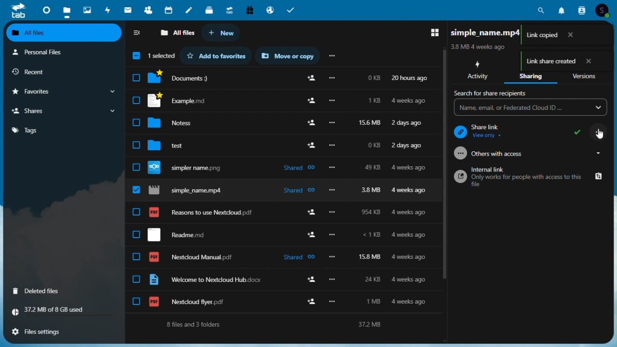  I want to click on more options, so click(331, 56).